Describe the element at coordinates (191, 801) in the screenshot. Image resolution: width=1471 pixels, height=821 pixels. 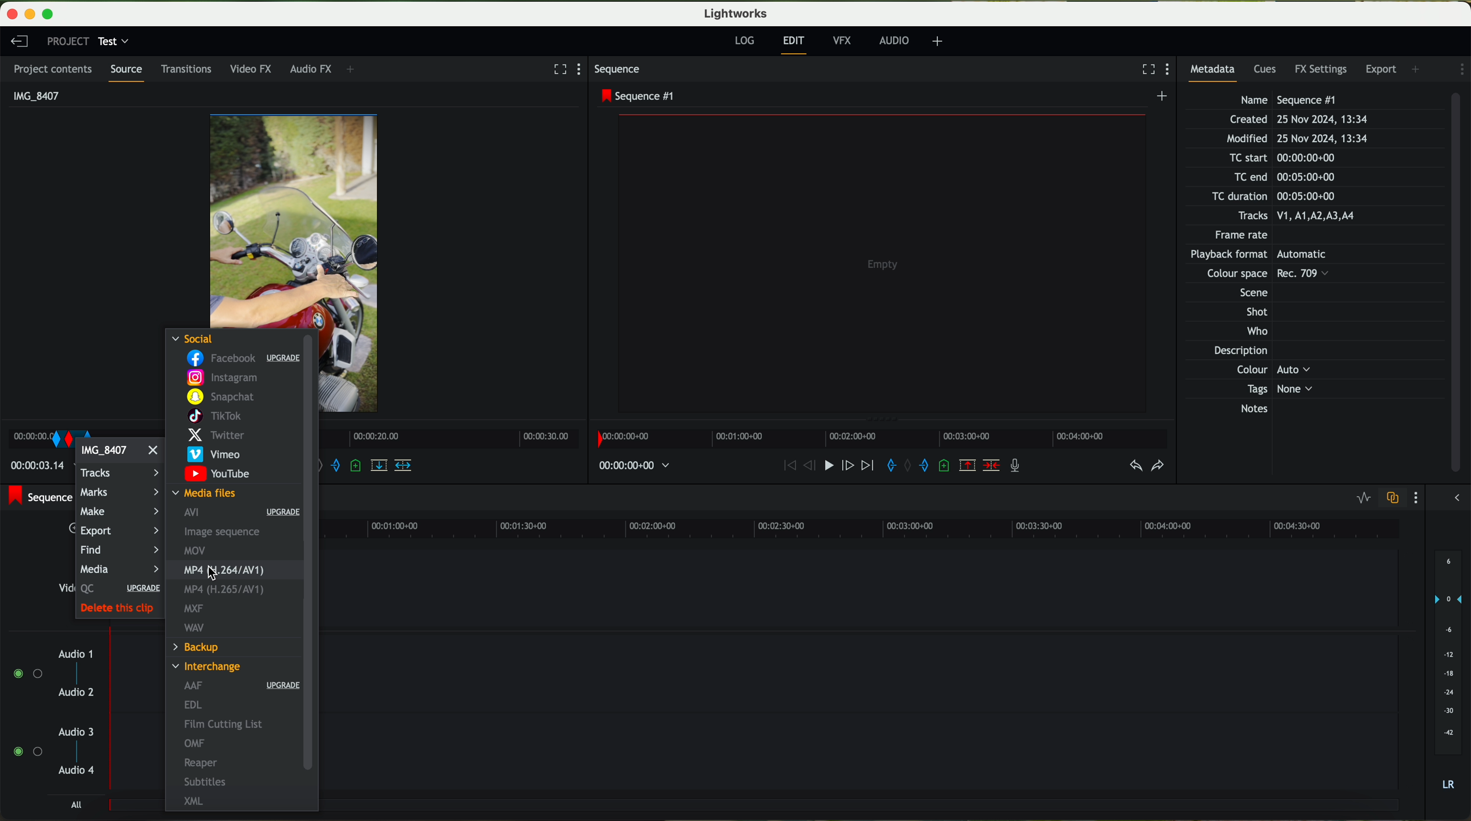
I see `XML` at that location.